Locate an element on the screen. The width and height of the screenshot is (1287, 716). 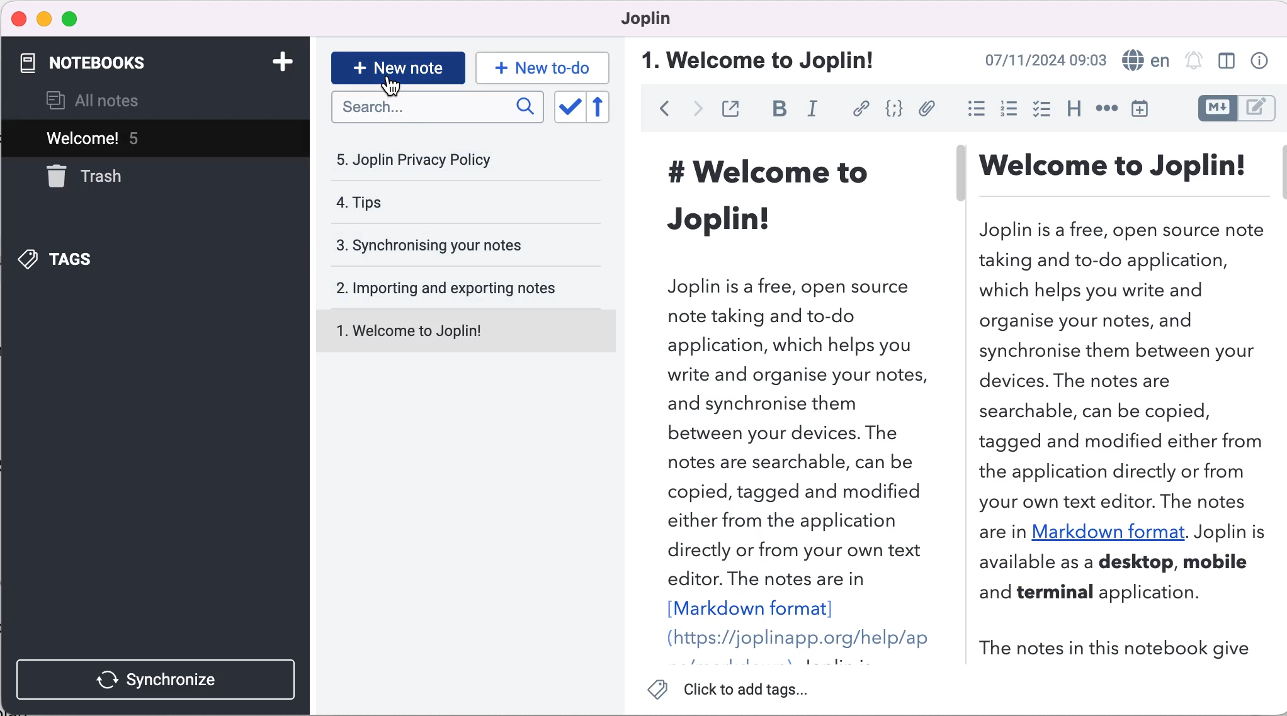
hyperlink is located at coordinates (858, 108).